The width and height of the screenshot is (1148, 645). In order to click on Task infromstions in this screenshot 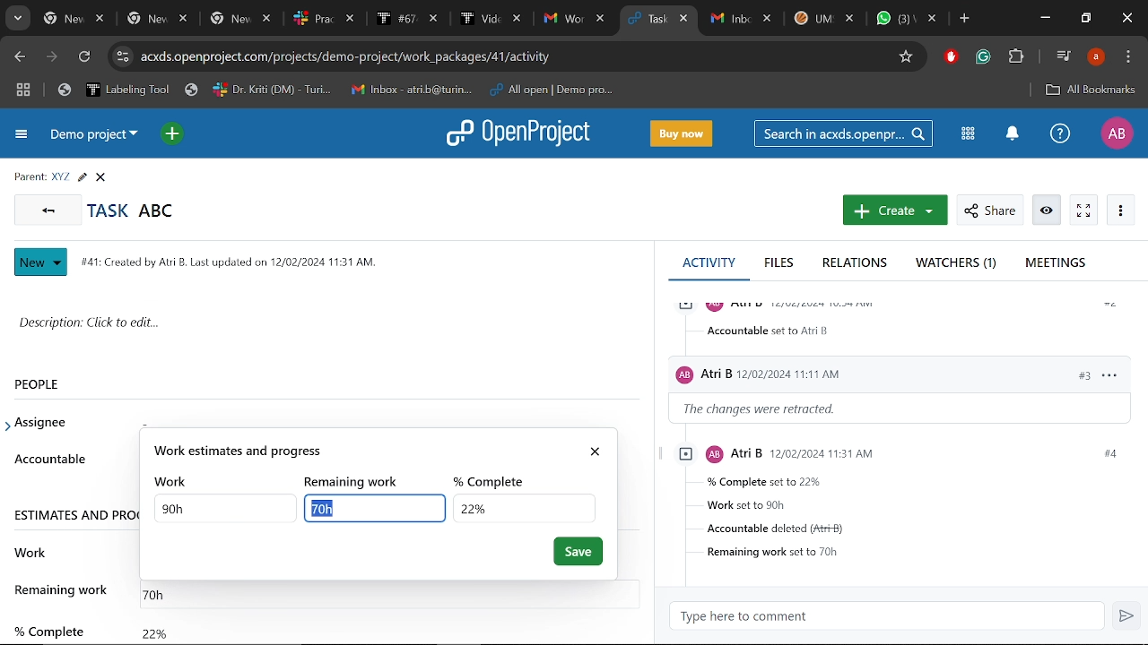, I will do `click(901, 503)`.